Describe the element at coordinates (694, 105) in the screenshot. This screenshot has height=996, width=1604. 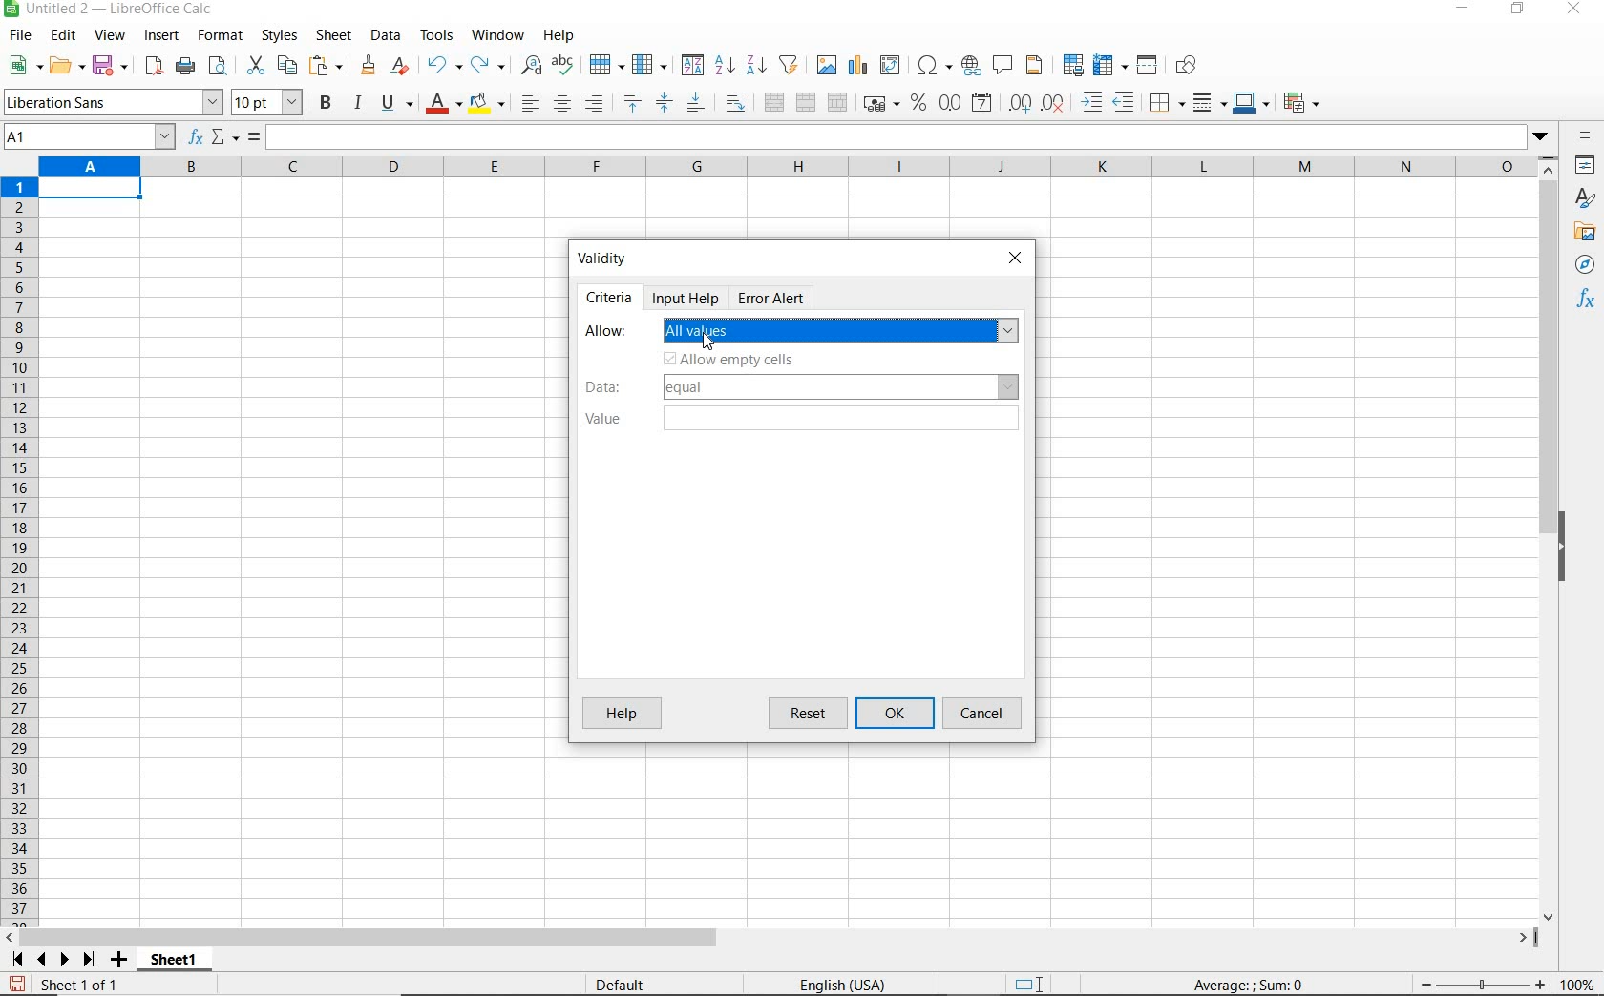
I see `align bottom` at that location.